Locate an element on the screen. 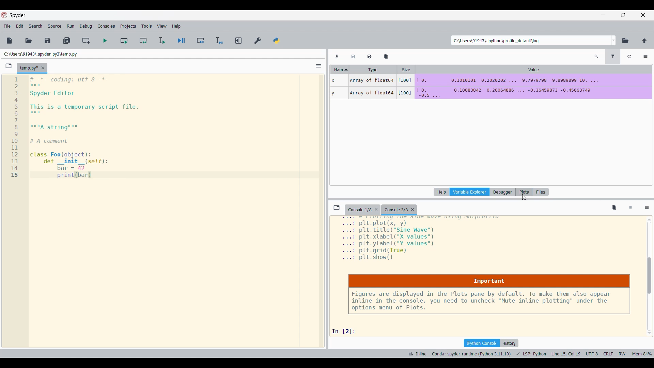 Image resolution: width=654 pixels, height=368 pixels. Run current cell and go to next is located at coordinates (143, 41).